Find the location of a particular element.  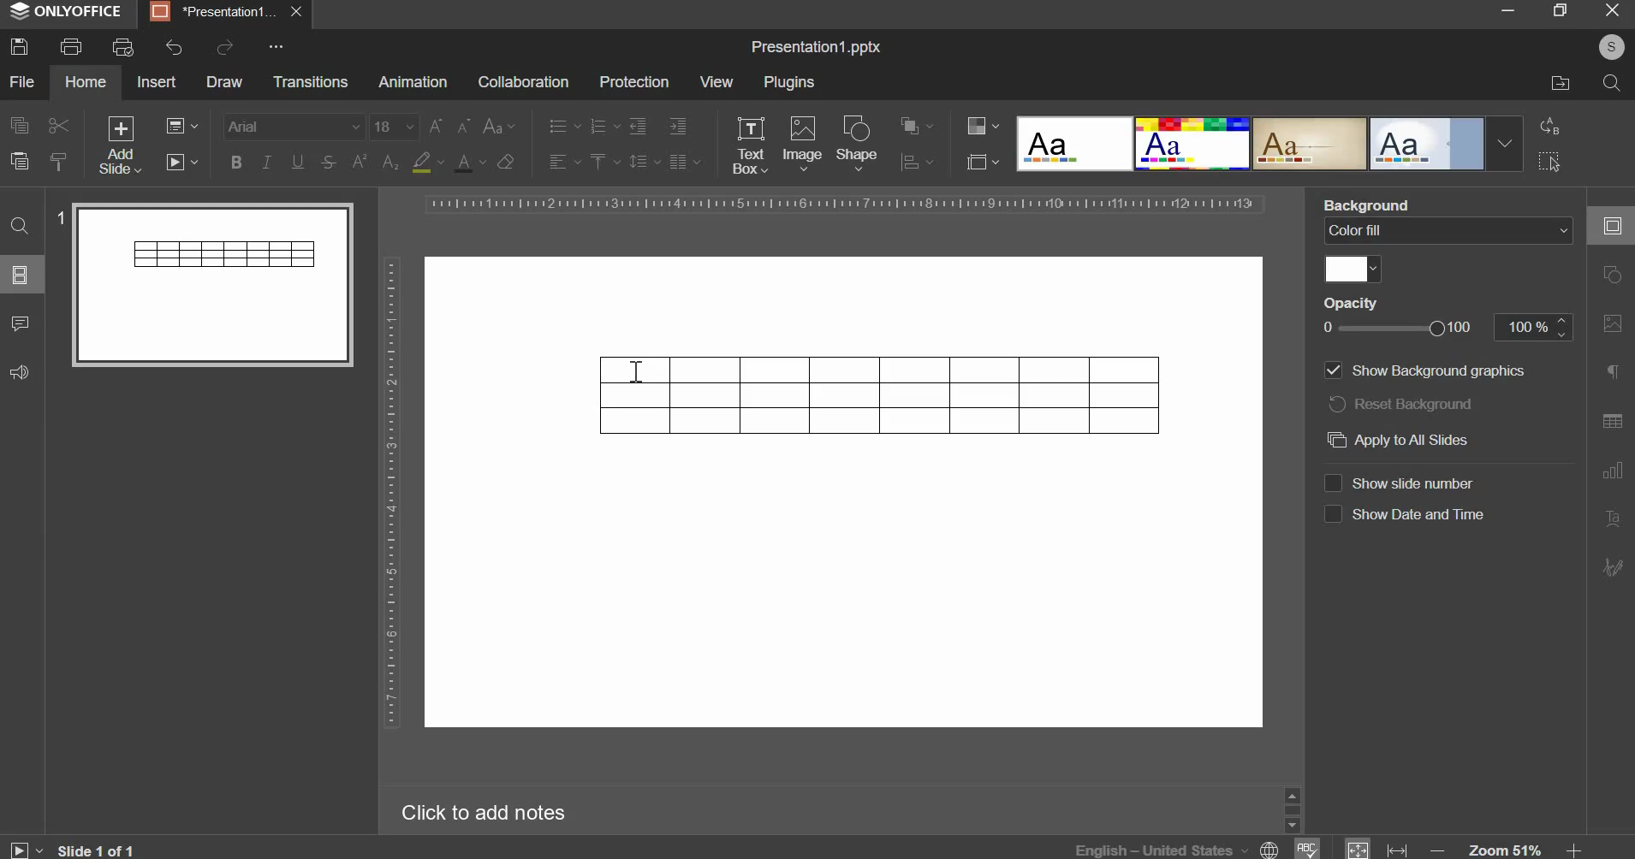

search is located at coordinates (1610, 83).